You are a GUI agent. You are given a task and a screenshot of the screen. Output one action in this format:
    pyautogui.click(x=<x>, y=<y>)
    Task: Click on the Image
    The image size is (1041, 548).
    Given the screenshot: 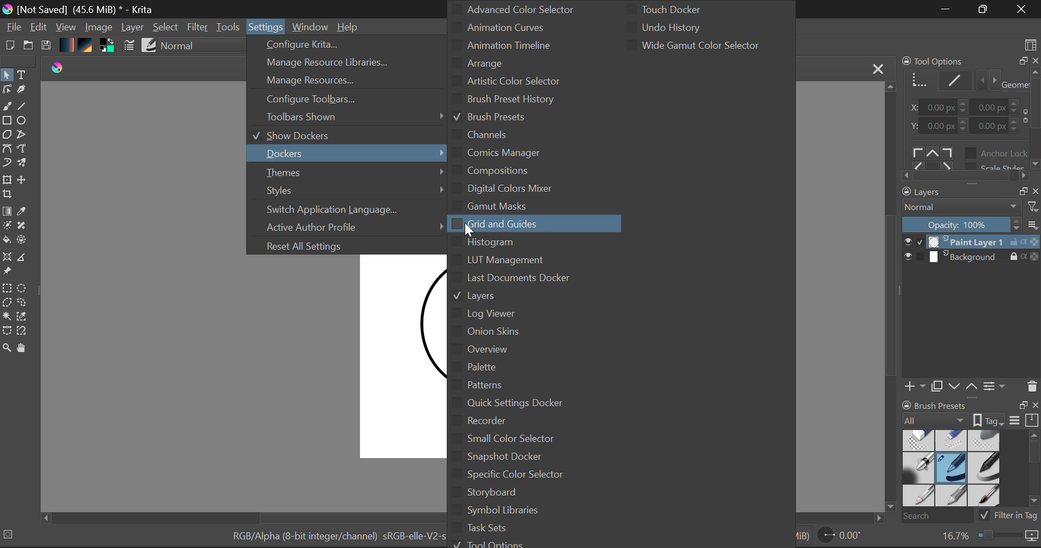 What is the action you would take?
    pyautogui.click(x=98, y=28)
    